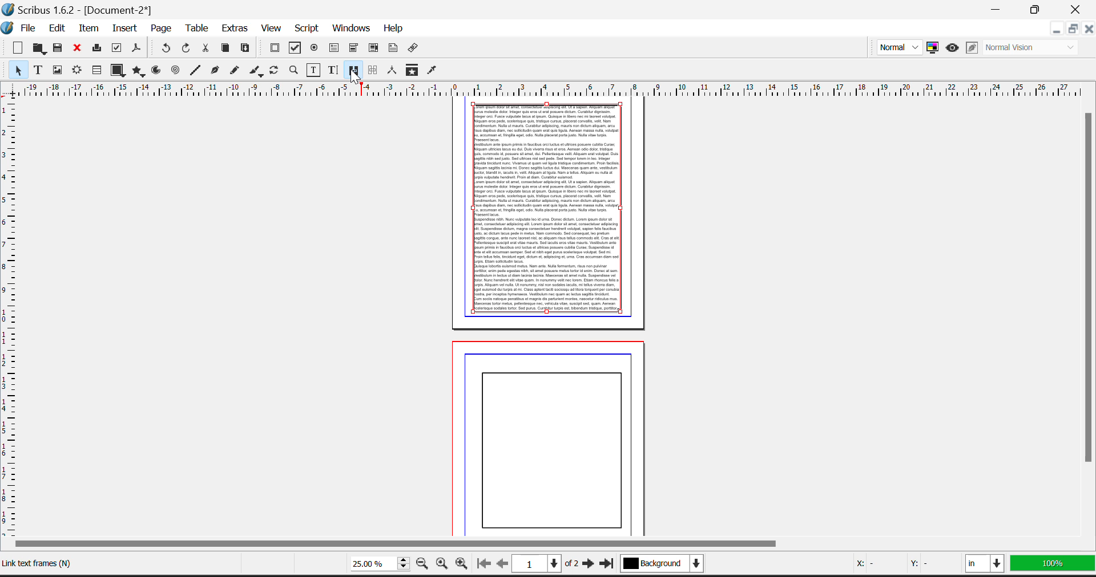 The image size is (1096, 577). I want to click on Normal Vision, so click(1035, 47).